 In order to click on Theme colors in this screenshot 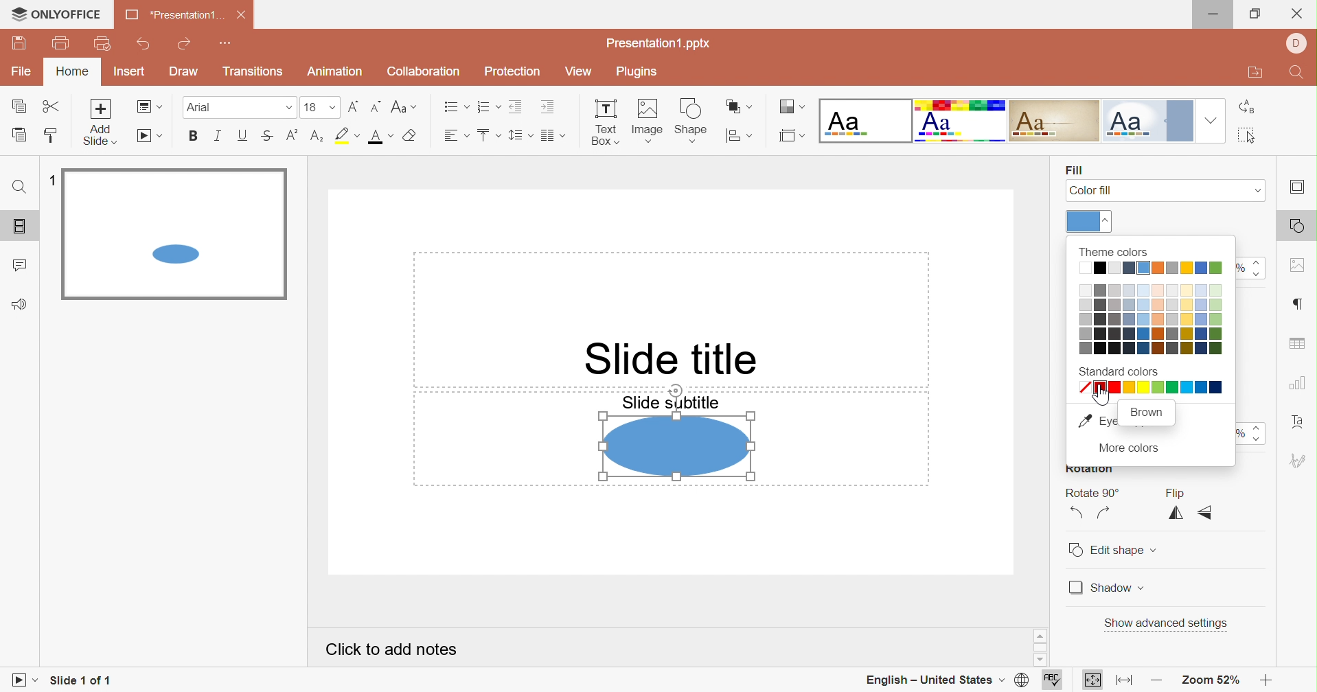, I will do `click(1092, 221)`.